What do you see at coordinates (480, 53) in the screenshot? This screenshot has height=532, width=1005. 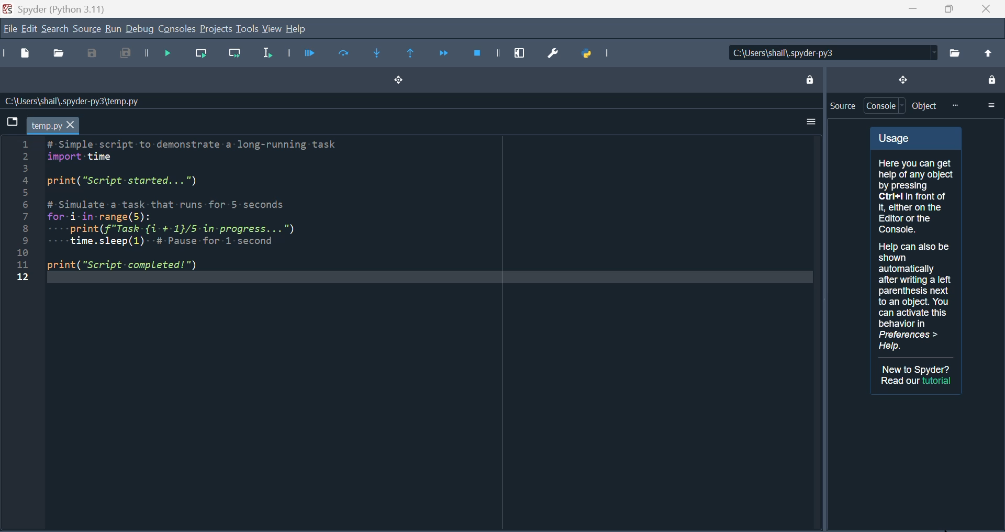 I see `Stop debugging` at bounding box center [480, 53].